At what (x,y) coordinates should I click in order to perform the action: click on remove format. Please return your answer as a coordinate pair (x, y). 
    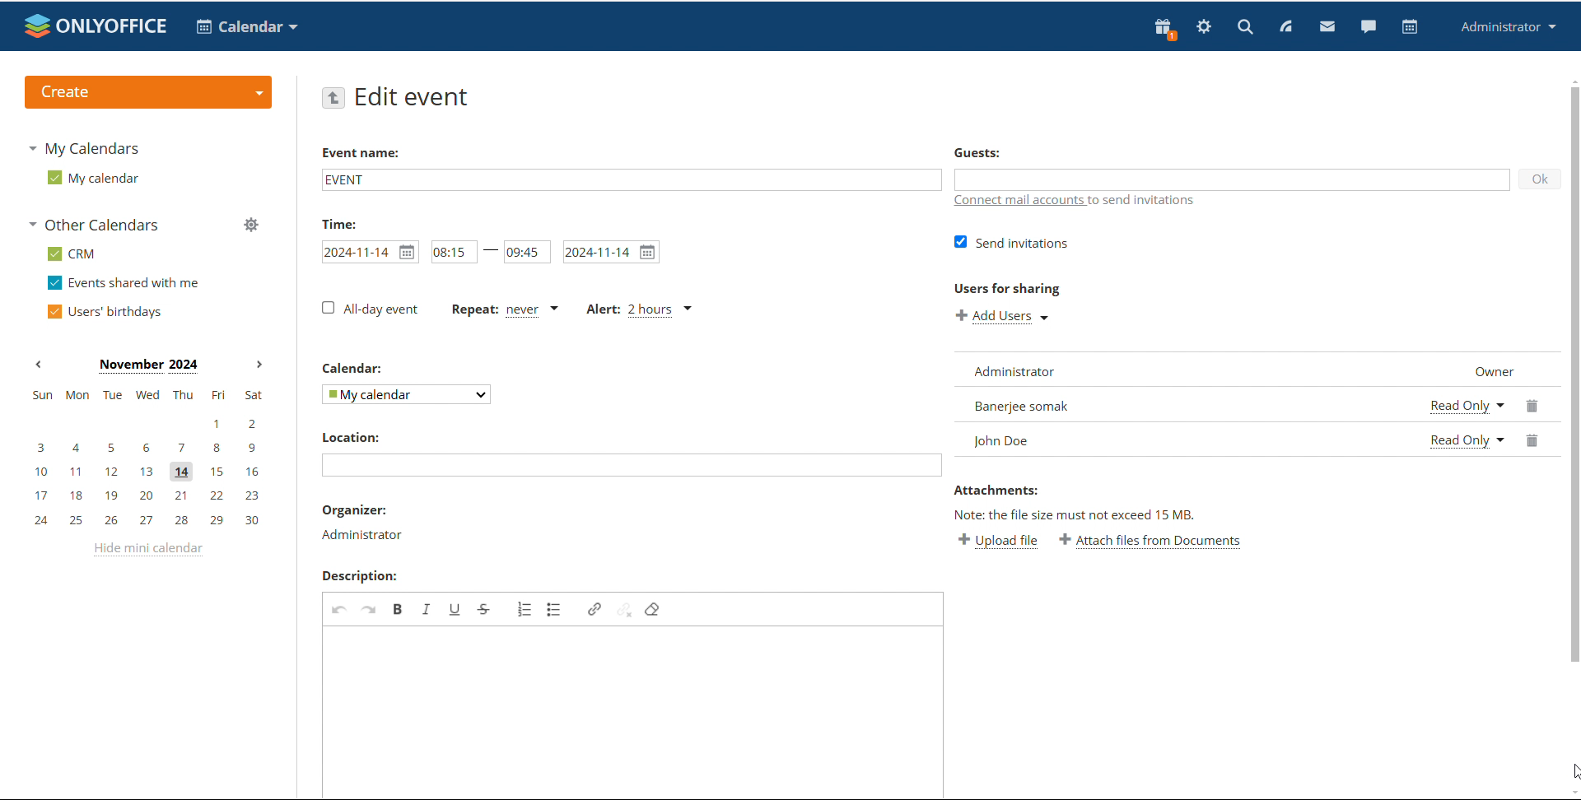
    Looking at the image, I should click on (652, 611).